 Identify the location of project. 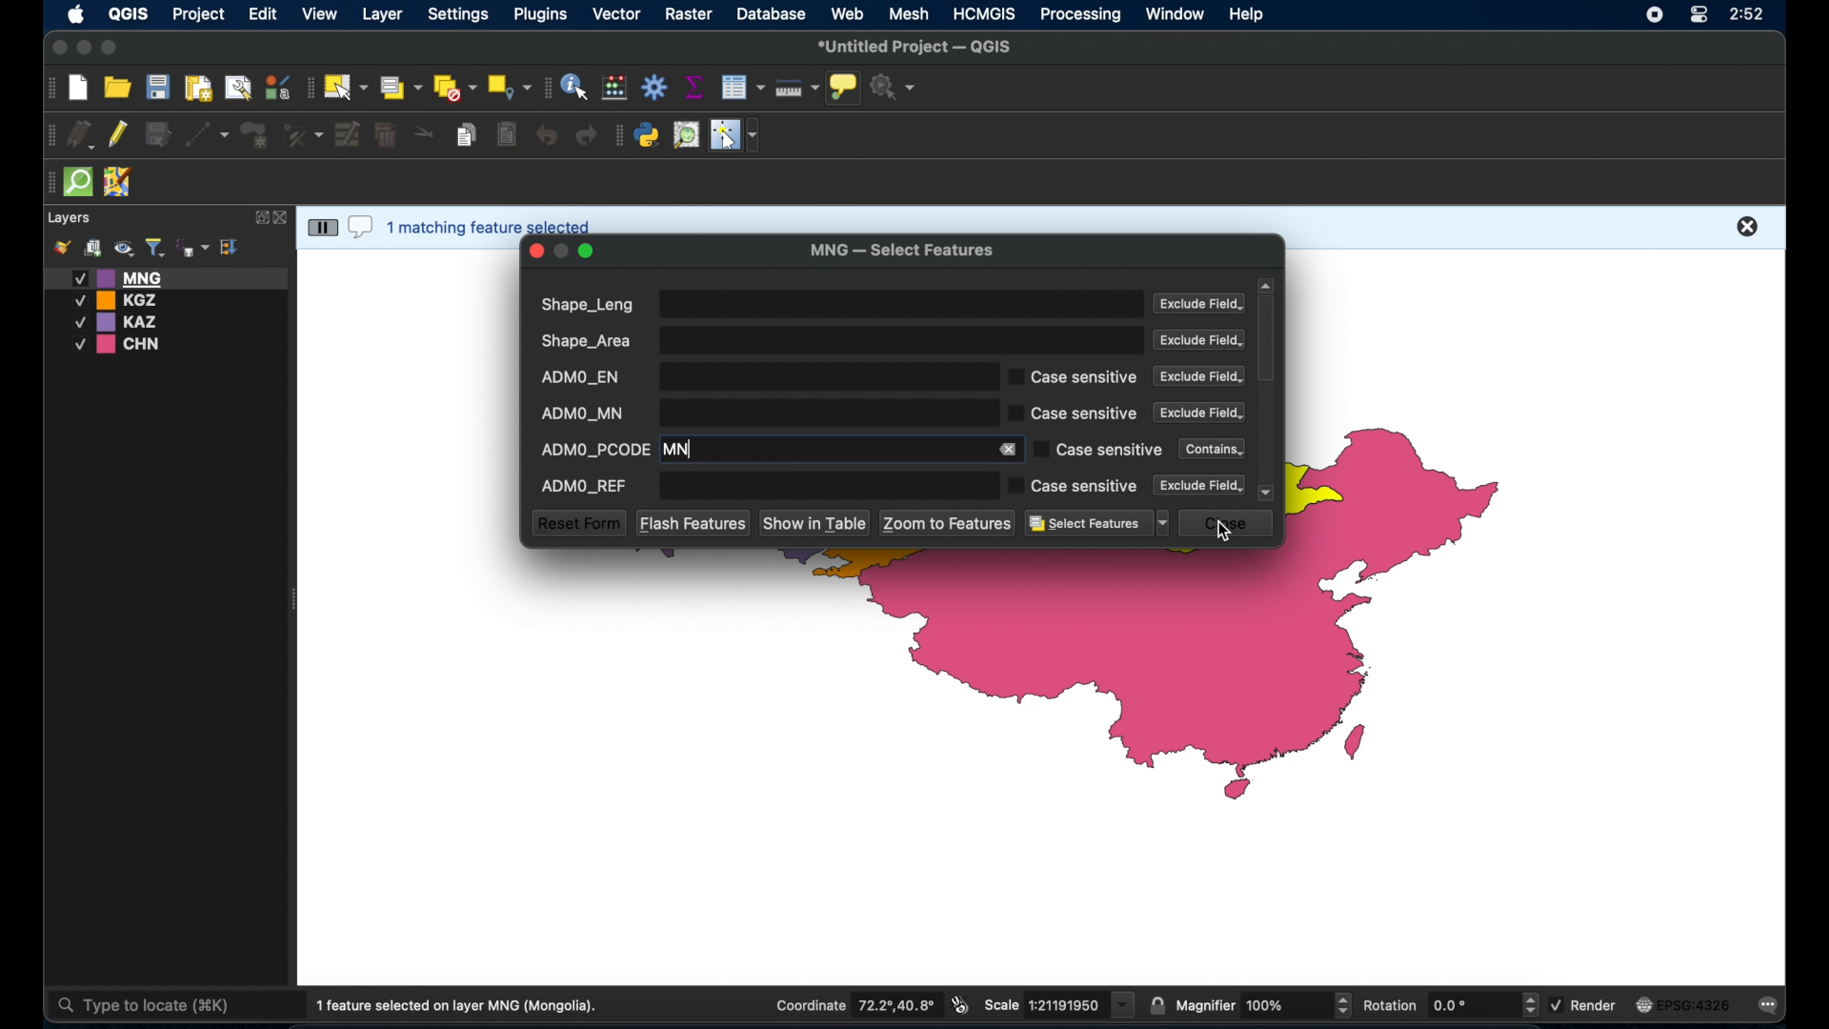
(199, 15).